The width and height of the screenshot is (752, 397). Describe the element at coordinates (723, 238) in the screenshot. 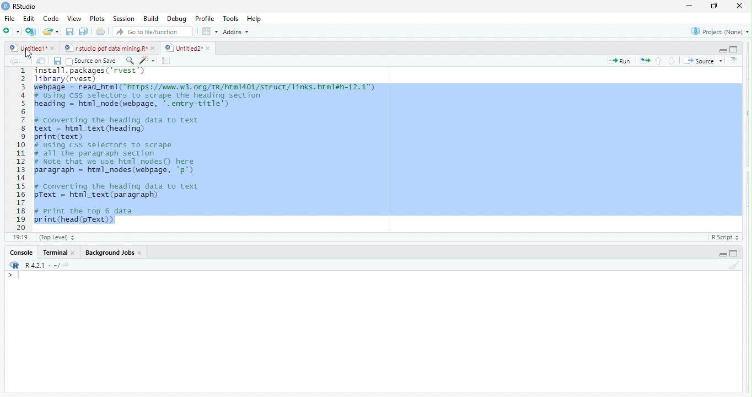

I see `R Script ` at that location.